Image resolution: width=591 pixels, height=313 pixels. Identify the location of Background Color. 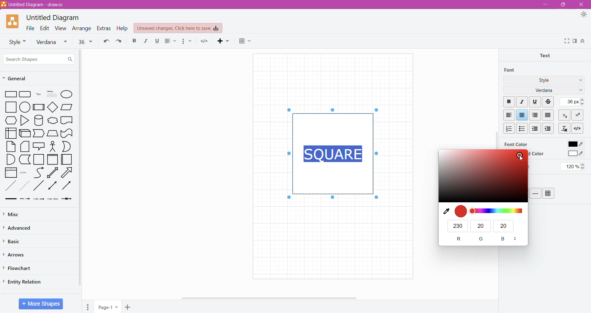
(537, 154).